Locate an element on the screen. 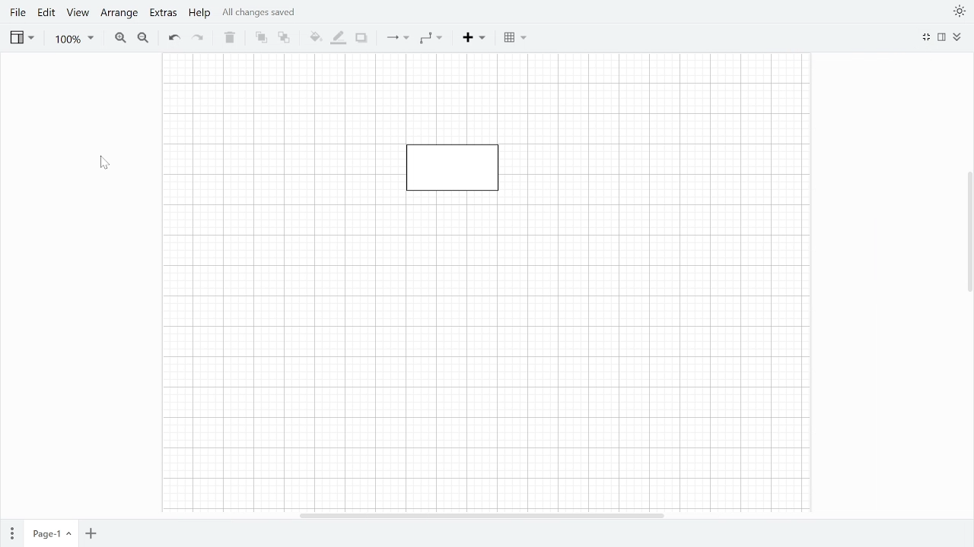 This screenshot has height=547, width=974. To back is located at coordinates (284, 39).